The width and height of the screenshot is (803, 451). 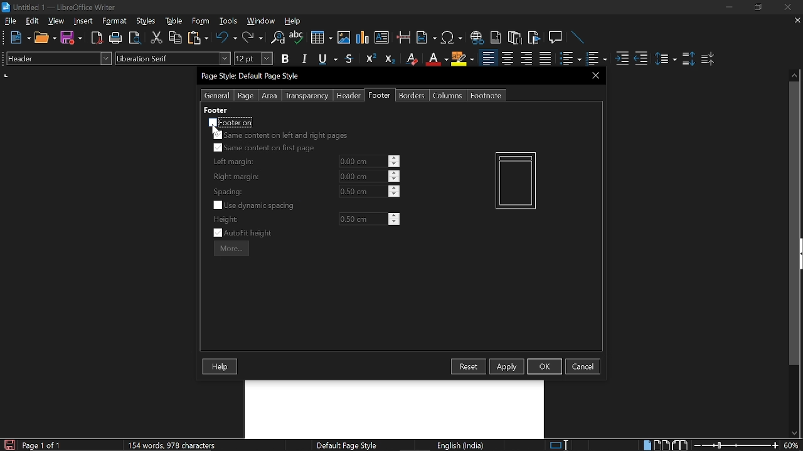 What do you see at coordinates (463, 58) in the screenshot?
I see `Highlight` at bounding box center [463, 58].